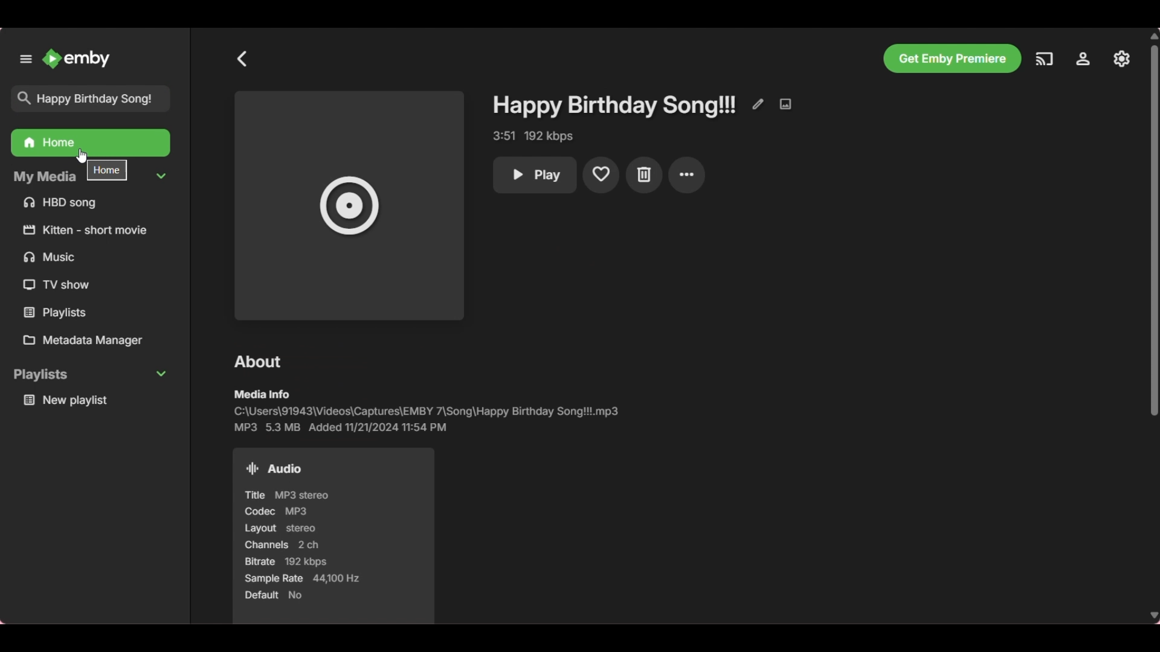 This screenshot has width=1160, height=652. Describe the element at coordinates (93, 341) in the screenshot. I see `Metadata manager` at that location.